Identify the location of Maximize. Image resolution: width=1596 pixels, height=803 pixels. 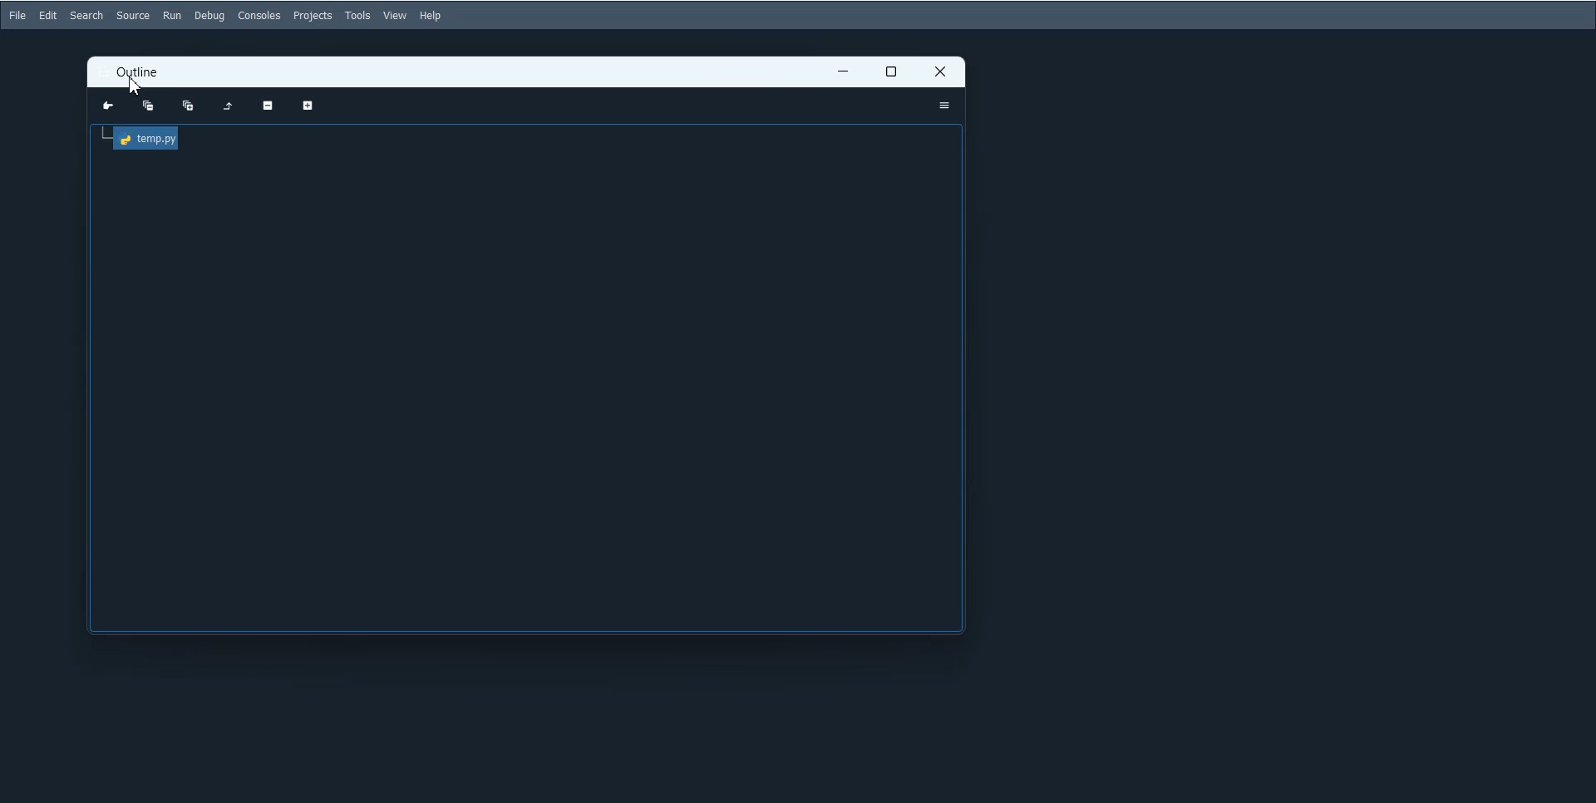
(892, 72).